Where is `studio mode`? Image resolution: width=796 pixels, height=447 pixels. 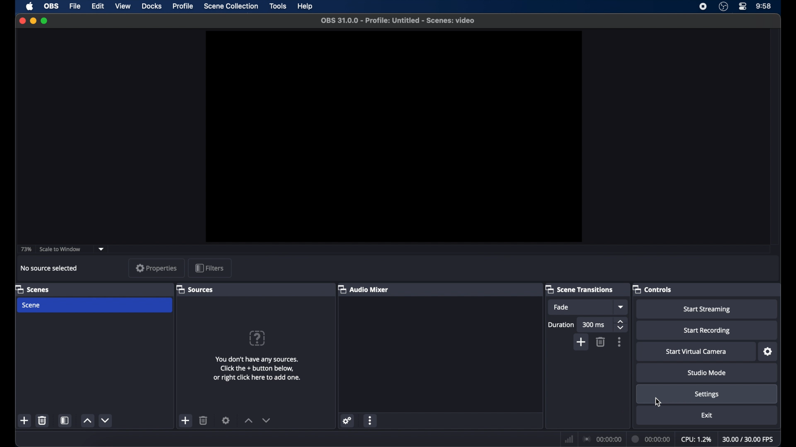
studio mode is located at coordinates (706, 373).